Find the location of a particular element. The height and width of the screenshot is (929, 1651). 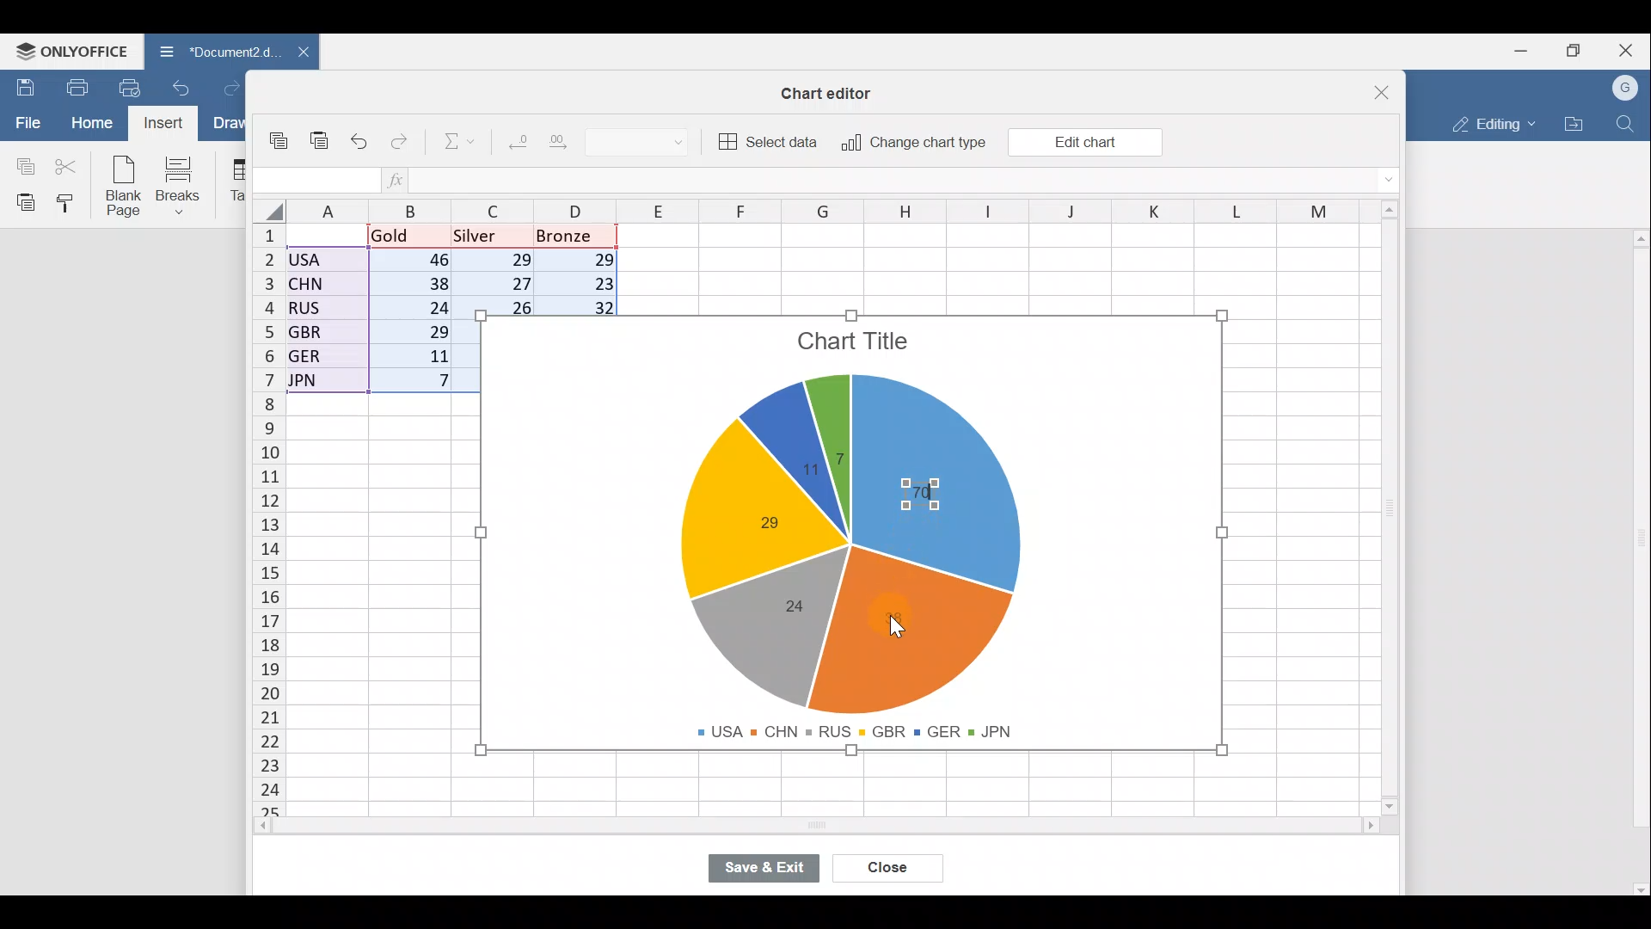

Draw is located at coordinates (233, 125).